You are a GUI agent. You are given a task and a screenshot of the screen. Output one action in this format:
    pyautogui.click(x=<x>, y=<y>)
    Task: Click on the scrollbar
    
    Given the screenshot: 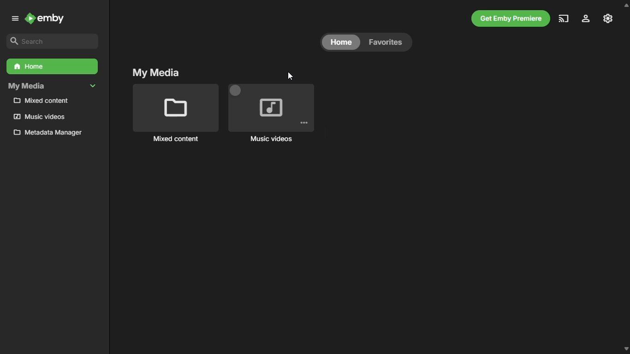 What is the action you would take?
    pyautogui.click(x=625, y=177)
    